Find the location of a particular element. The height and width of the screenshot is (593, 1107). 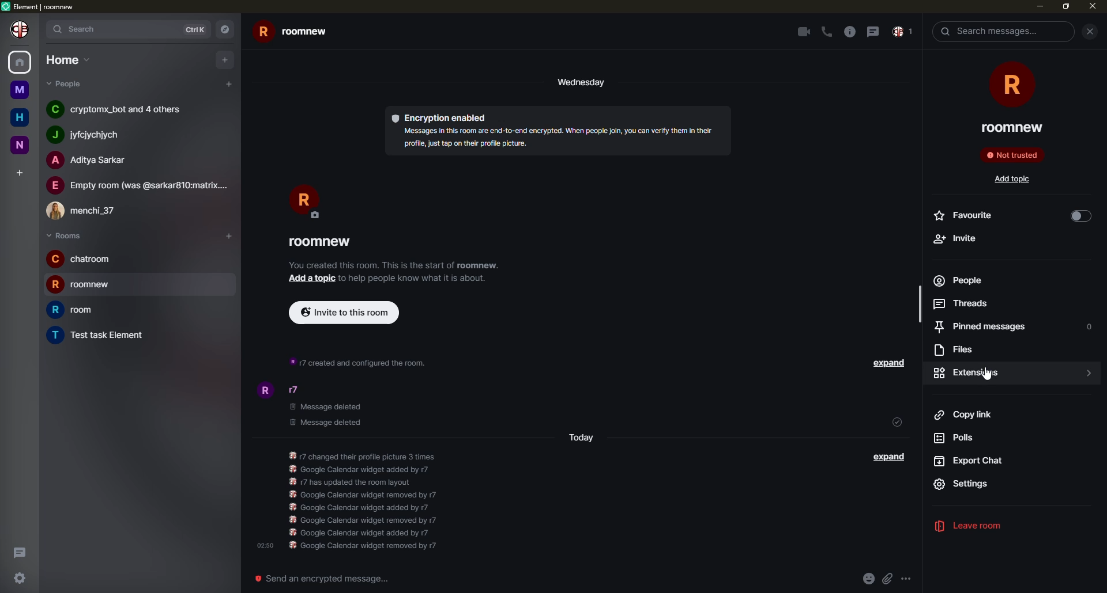

room is located at coordinates (293, 33).